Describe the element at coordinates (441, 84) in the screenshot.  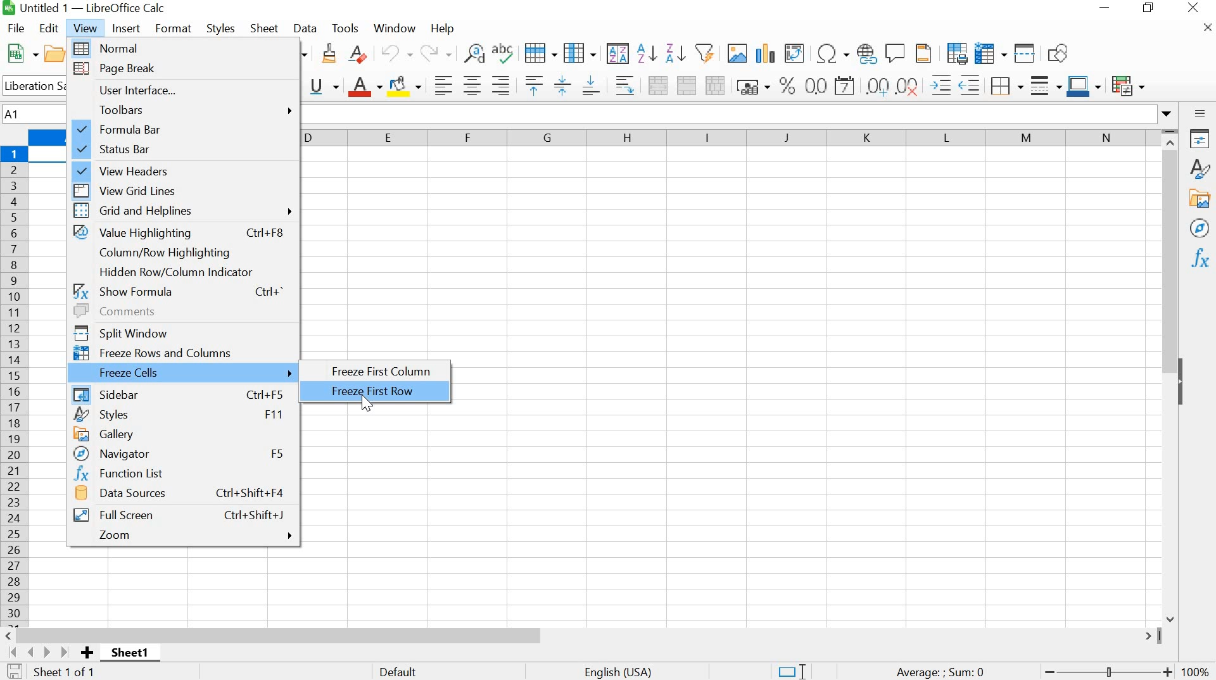
I see `ALIGN LEFT` at that location.